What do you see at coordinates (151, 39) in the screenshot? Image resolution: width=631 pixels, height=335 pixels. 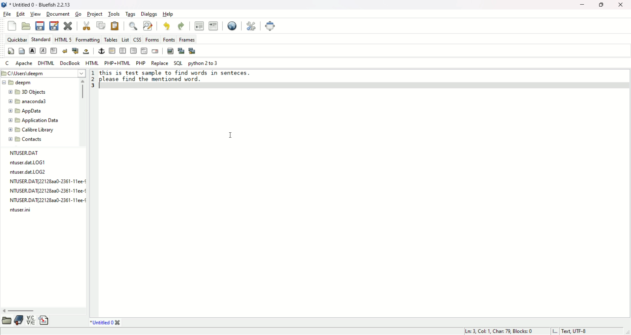 I see `forms` at bounding box center [151, 39].